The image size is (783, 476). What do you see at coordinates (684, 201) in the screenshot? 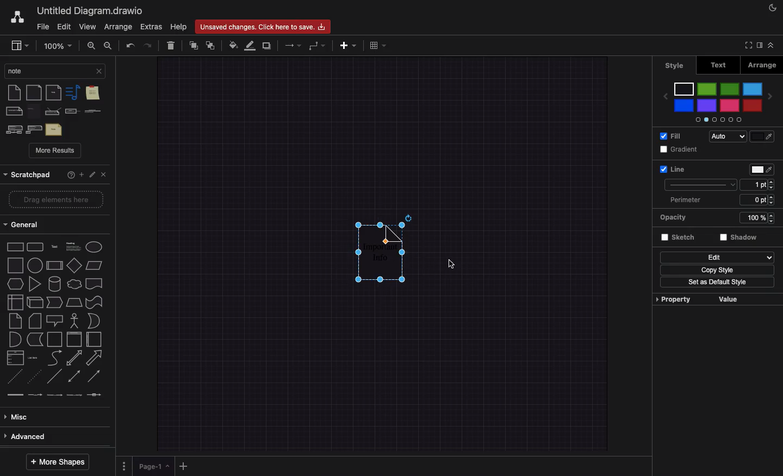
I see `Perimeter` at bounding box center [684, 201].